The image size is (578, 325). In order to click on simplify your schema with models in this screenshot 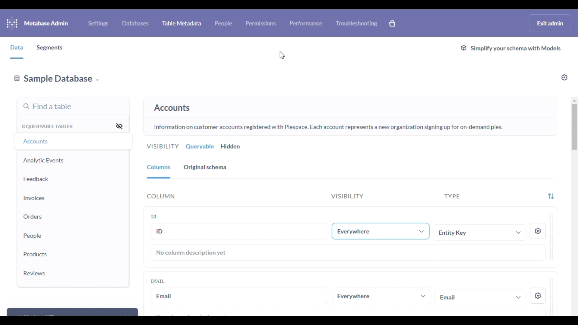, I will do `click(511, 49)`.